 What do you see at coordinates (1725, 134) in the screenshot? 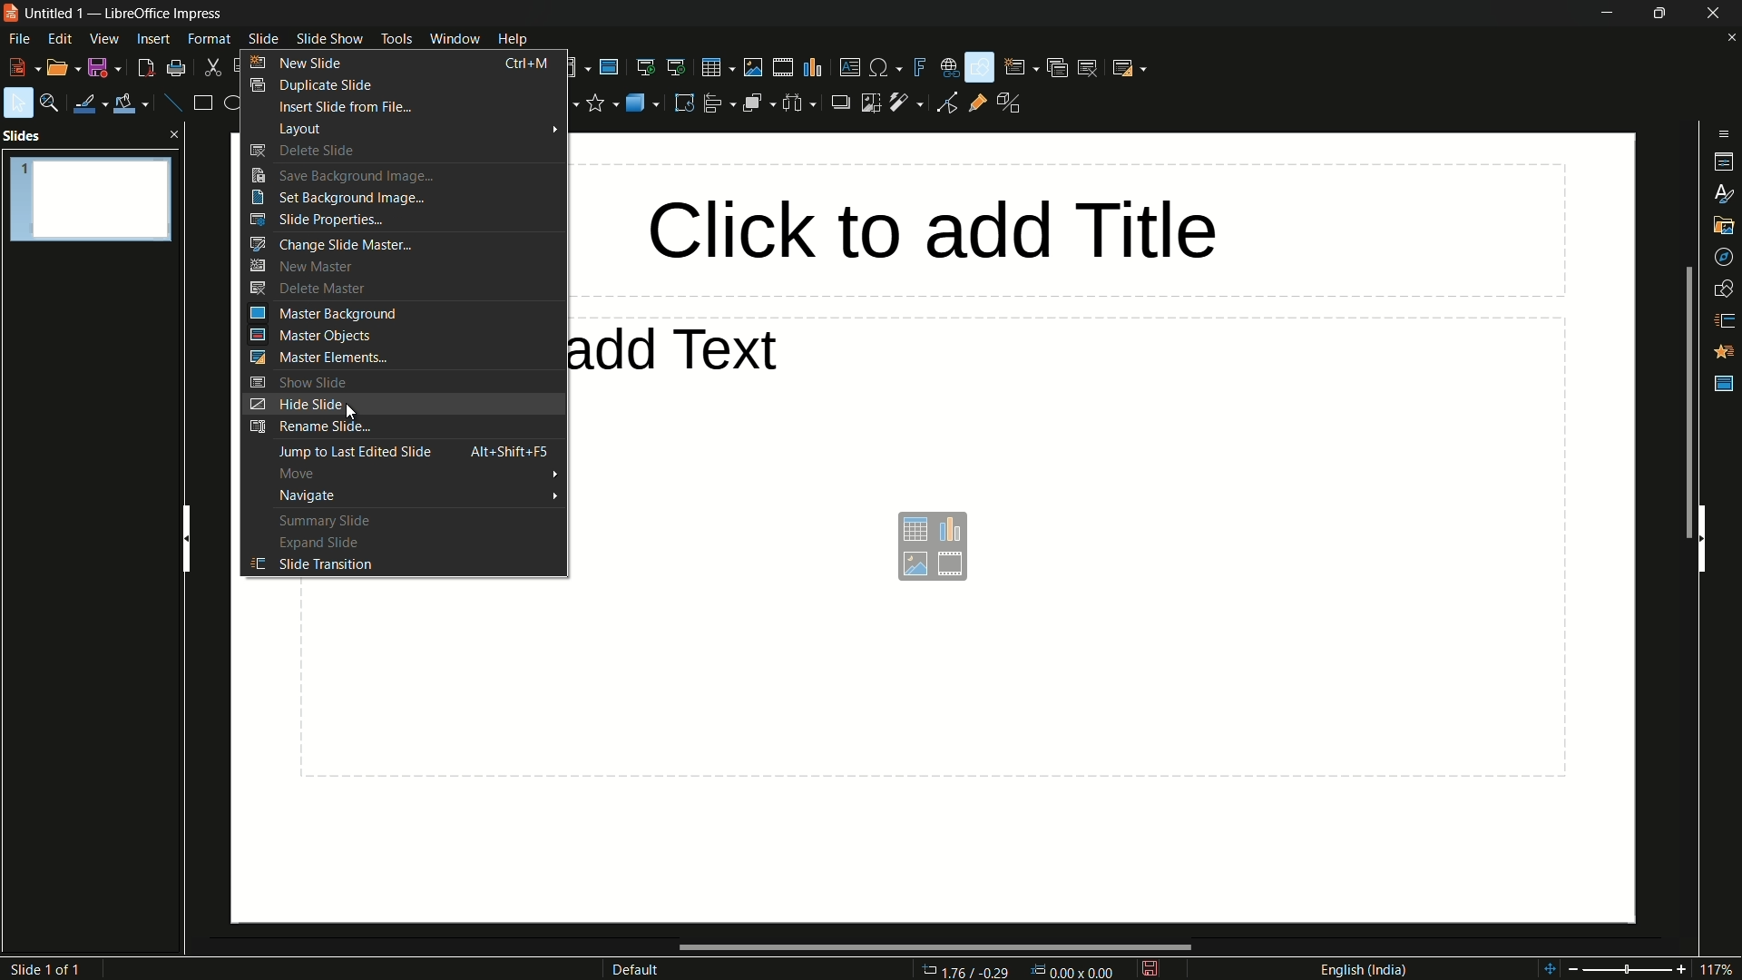
I see `sidebar settings` at bounding box center [1725, 134].